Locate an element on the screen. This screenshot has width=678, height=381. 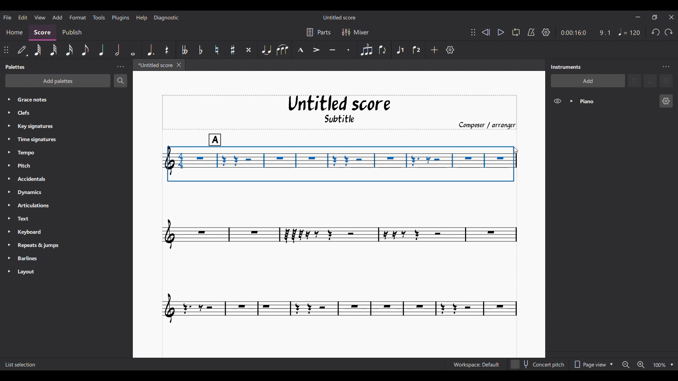
Help menu is located at coordinates (142, 18).